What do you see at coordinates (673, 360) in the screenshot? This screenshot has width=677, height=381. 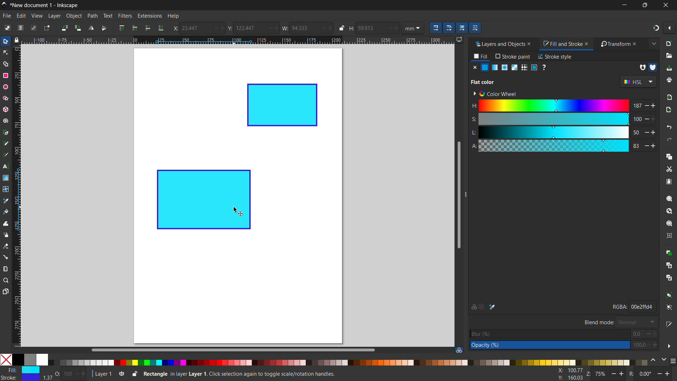 I see `more color opyions` at bounding box center [673, 360].